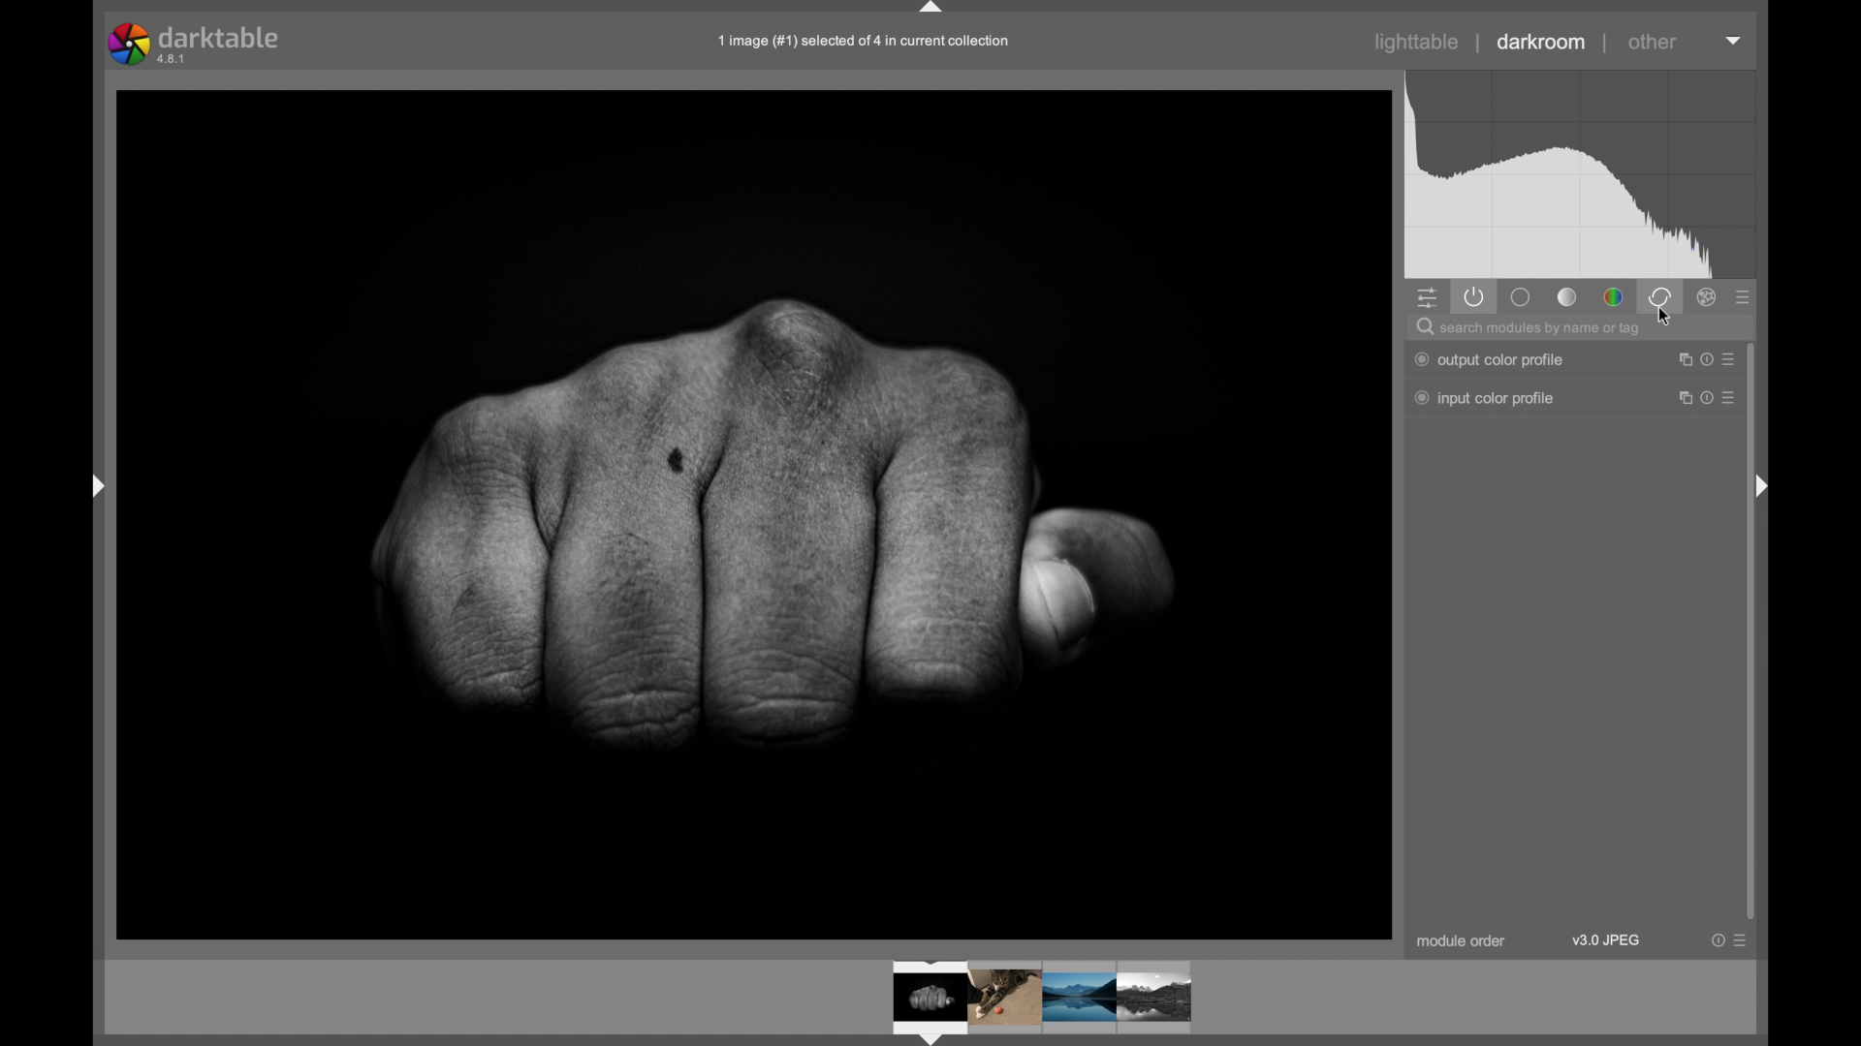 The width and height of the screenshot is (1861, 1046). I want to click on presets, so click(1744, 298).